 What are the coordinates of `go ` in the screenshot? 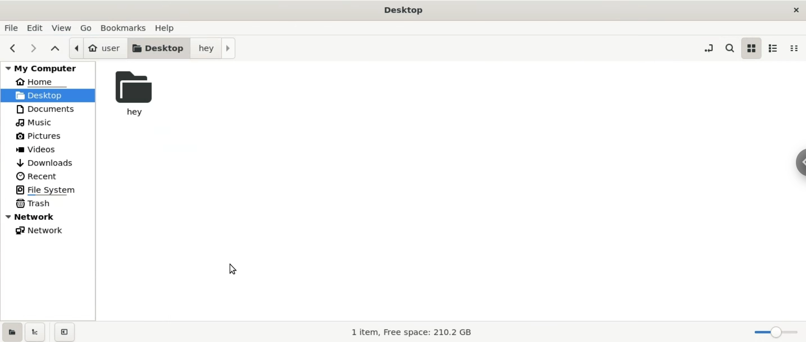 It's located at (89, 28).